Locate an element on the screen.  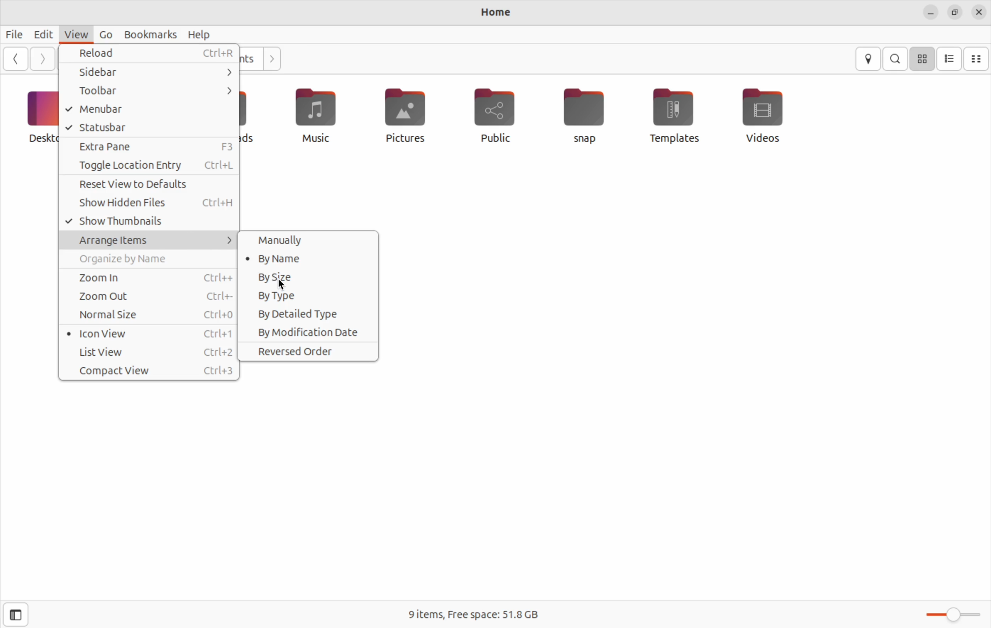
stauts bar is located at coordinates (148, 128).